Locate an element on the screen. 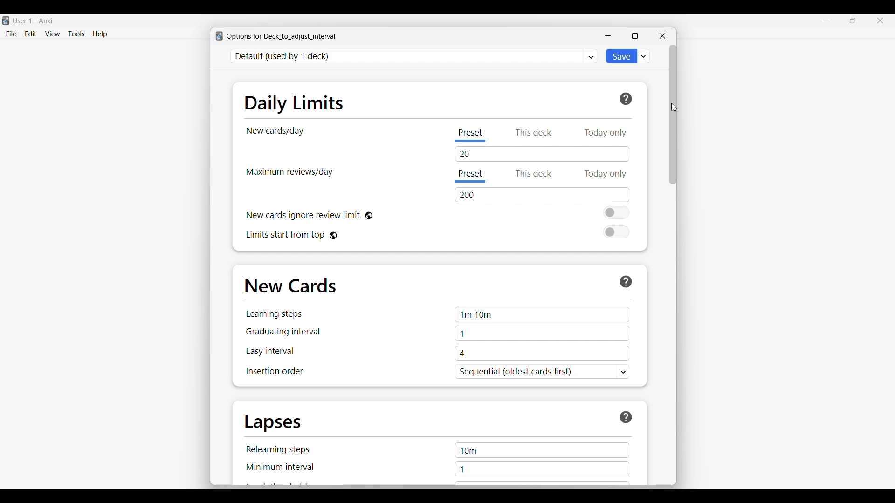 Image resolution: width=895 pixels, height=503 pixels. User 1 - Anki is located at coordinates (34, 21).